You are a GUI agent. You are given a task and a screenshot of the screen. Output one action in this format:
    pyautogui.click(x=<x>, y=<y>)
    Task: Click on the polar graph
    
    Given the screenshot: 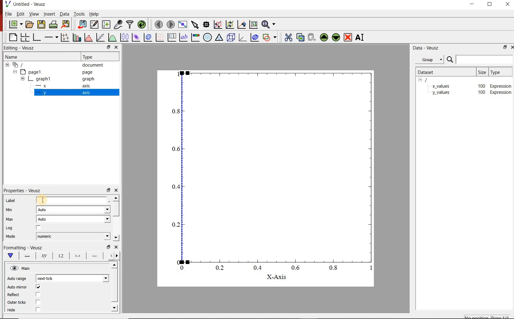 What is the action you would take?
    pyautogui.click(x=208, y=38)
    